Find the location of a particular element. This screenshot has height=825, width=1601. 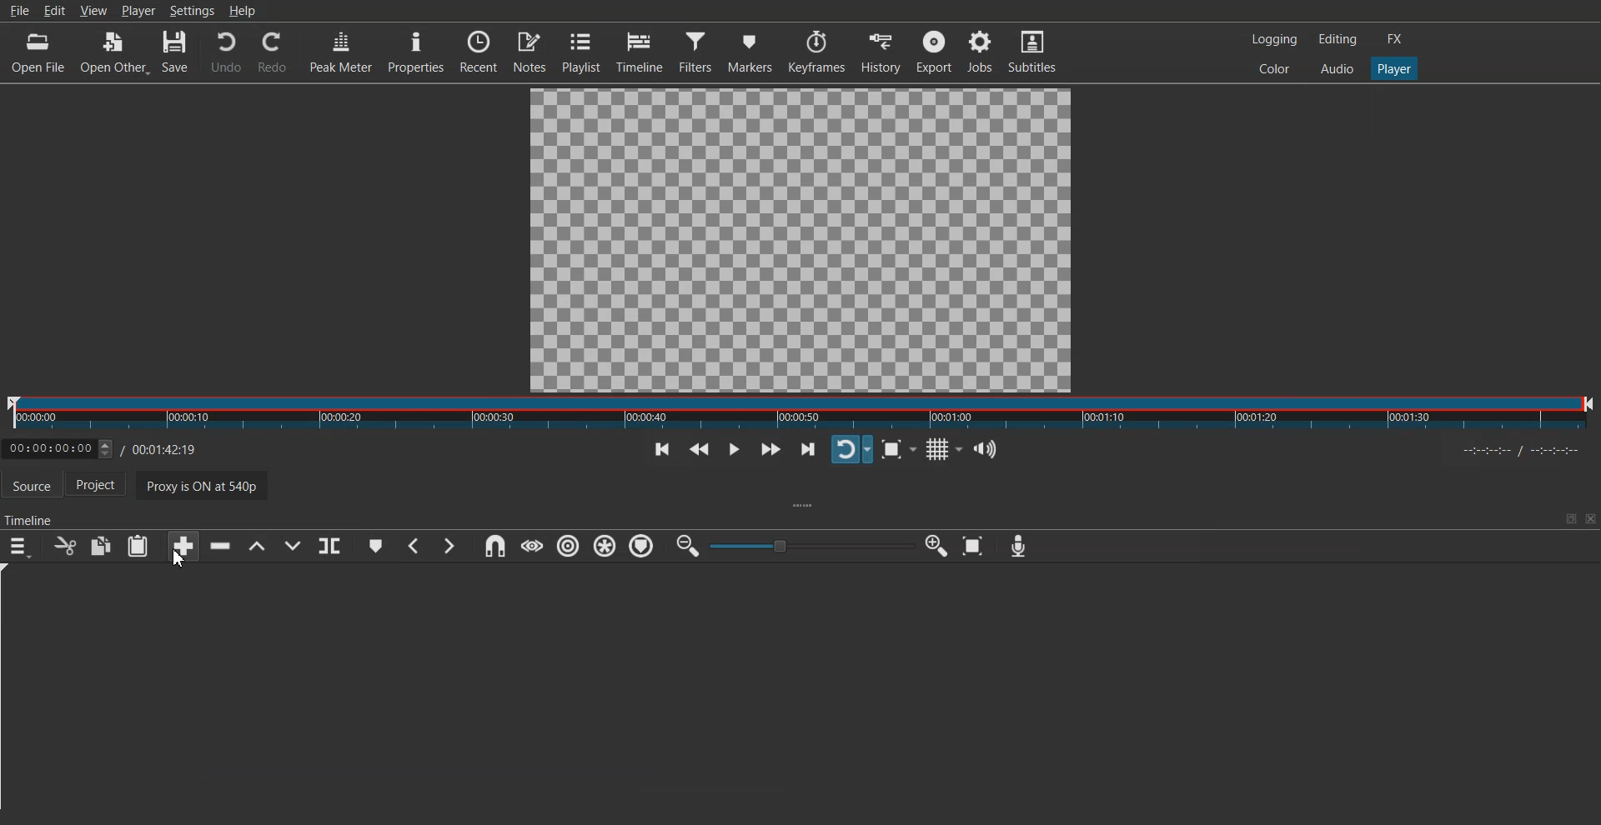

Editing is located at coordinates (1338, 38).